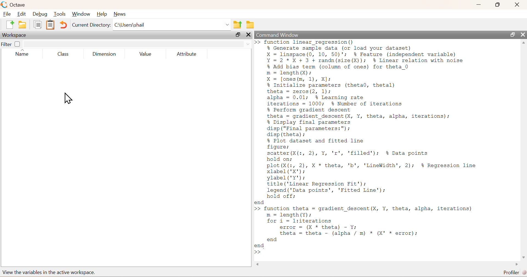  I want to click on Class, so click(63, 54).